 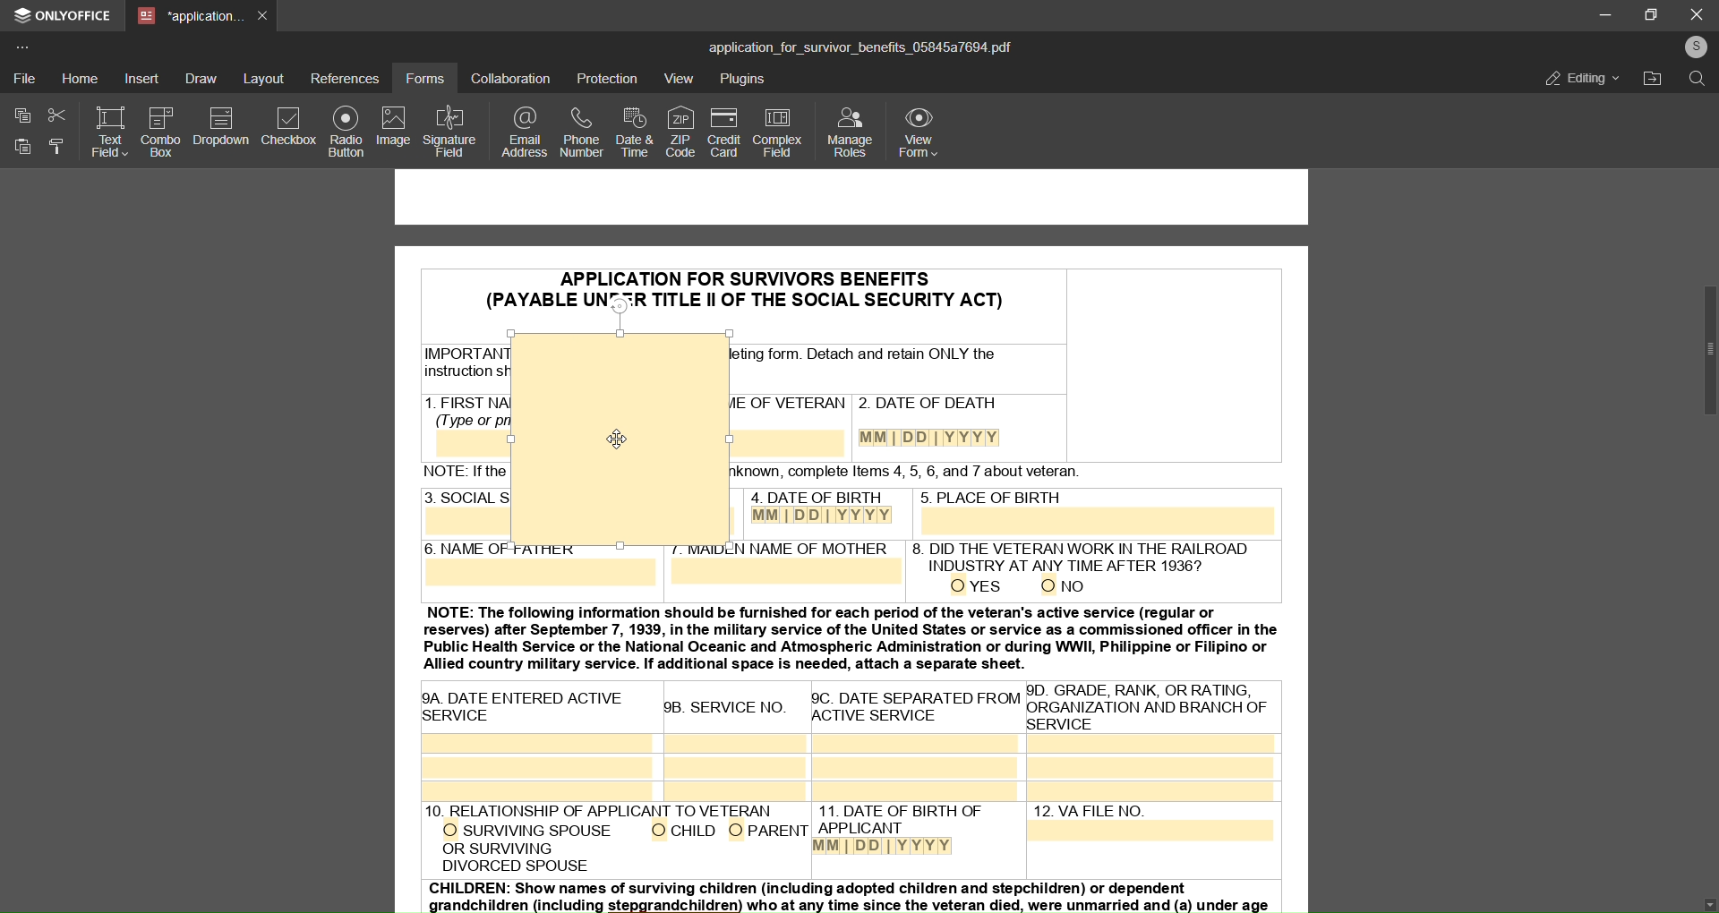 What do you see at coordinates (345, 132) in the screenshot?
I see `radio button` at bounding box center [345, 132].